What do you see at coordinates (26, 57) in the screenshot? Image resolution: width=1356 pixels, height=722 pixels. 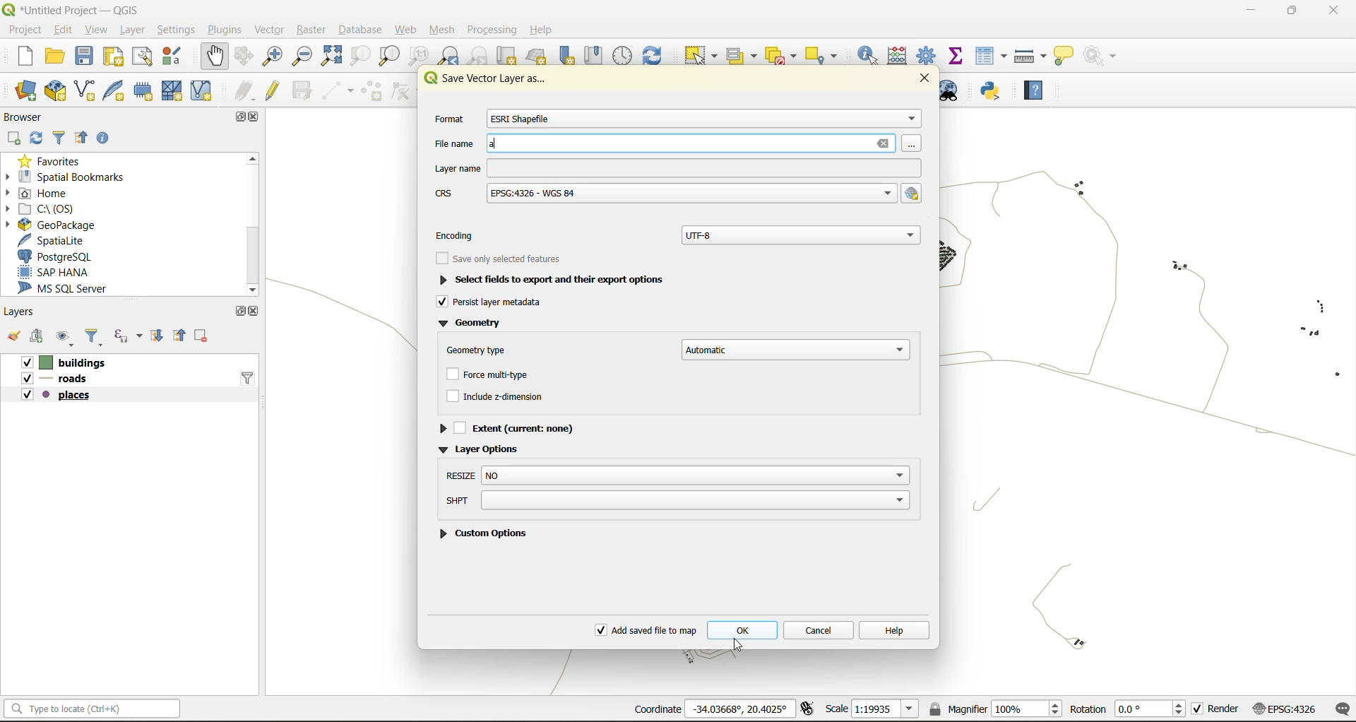 I see `new` at bounding box center [26, 57].